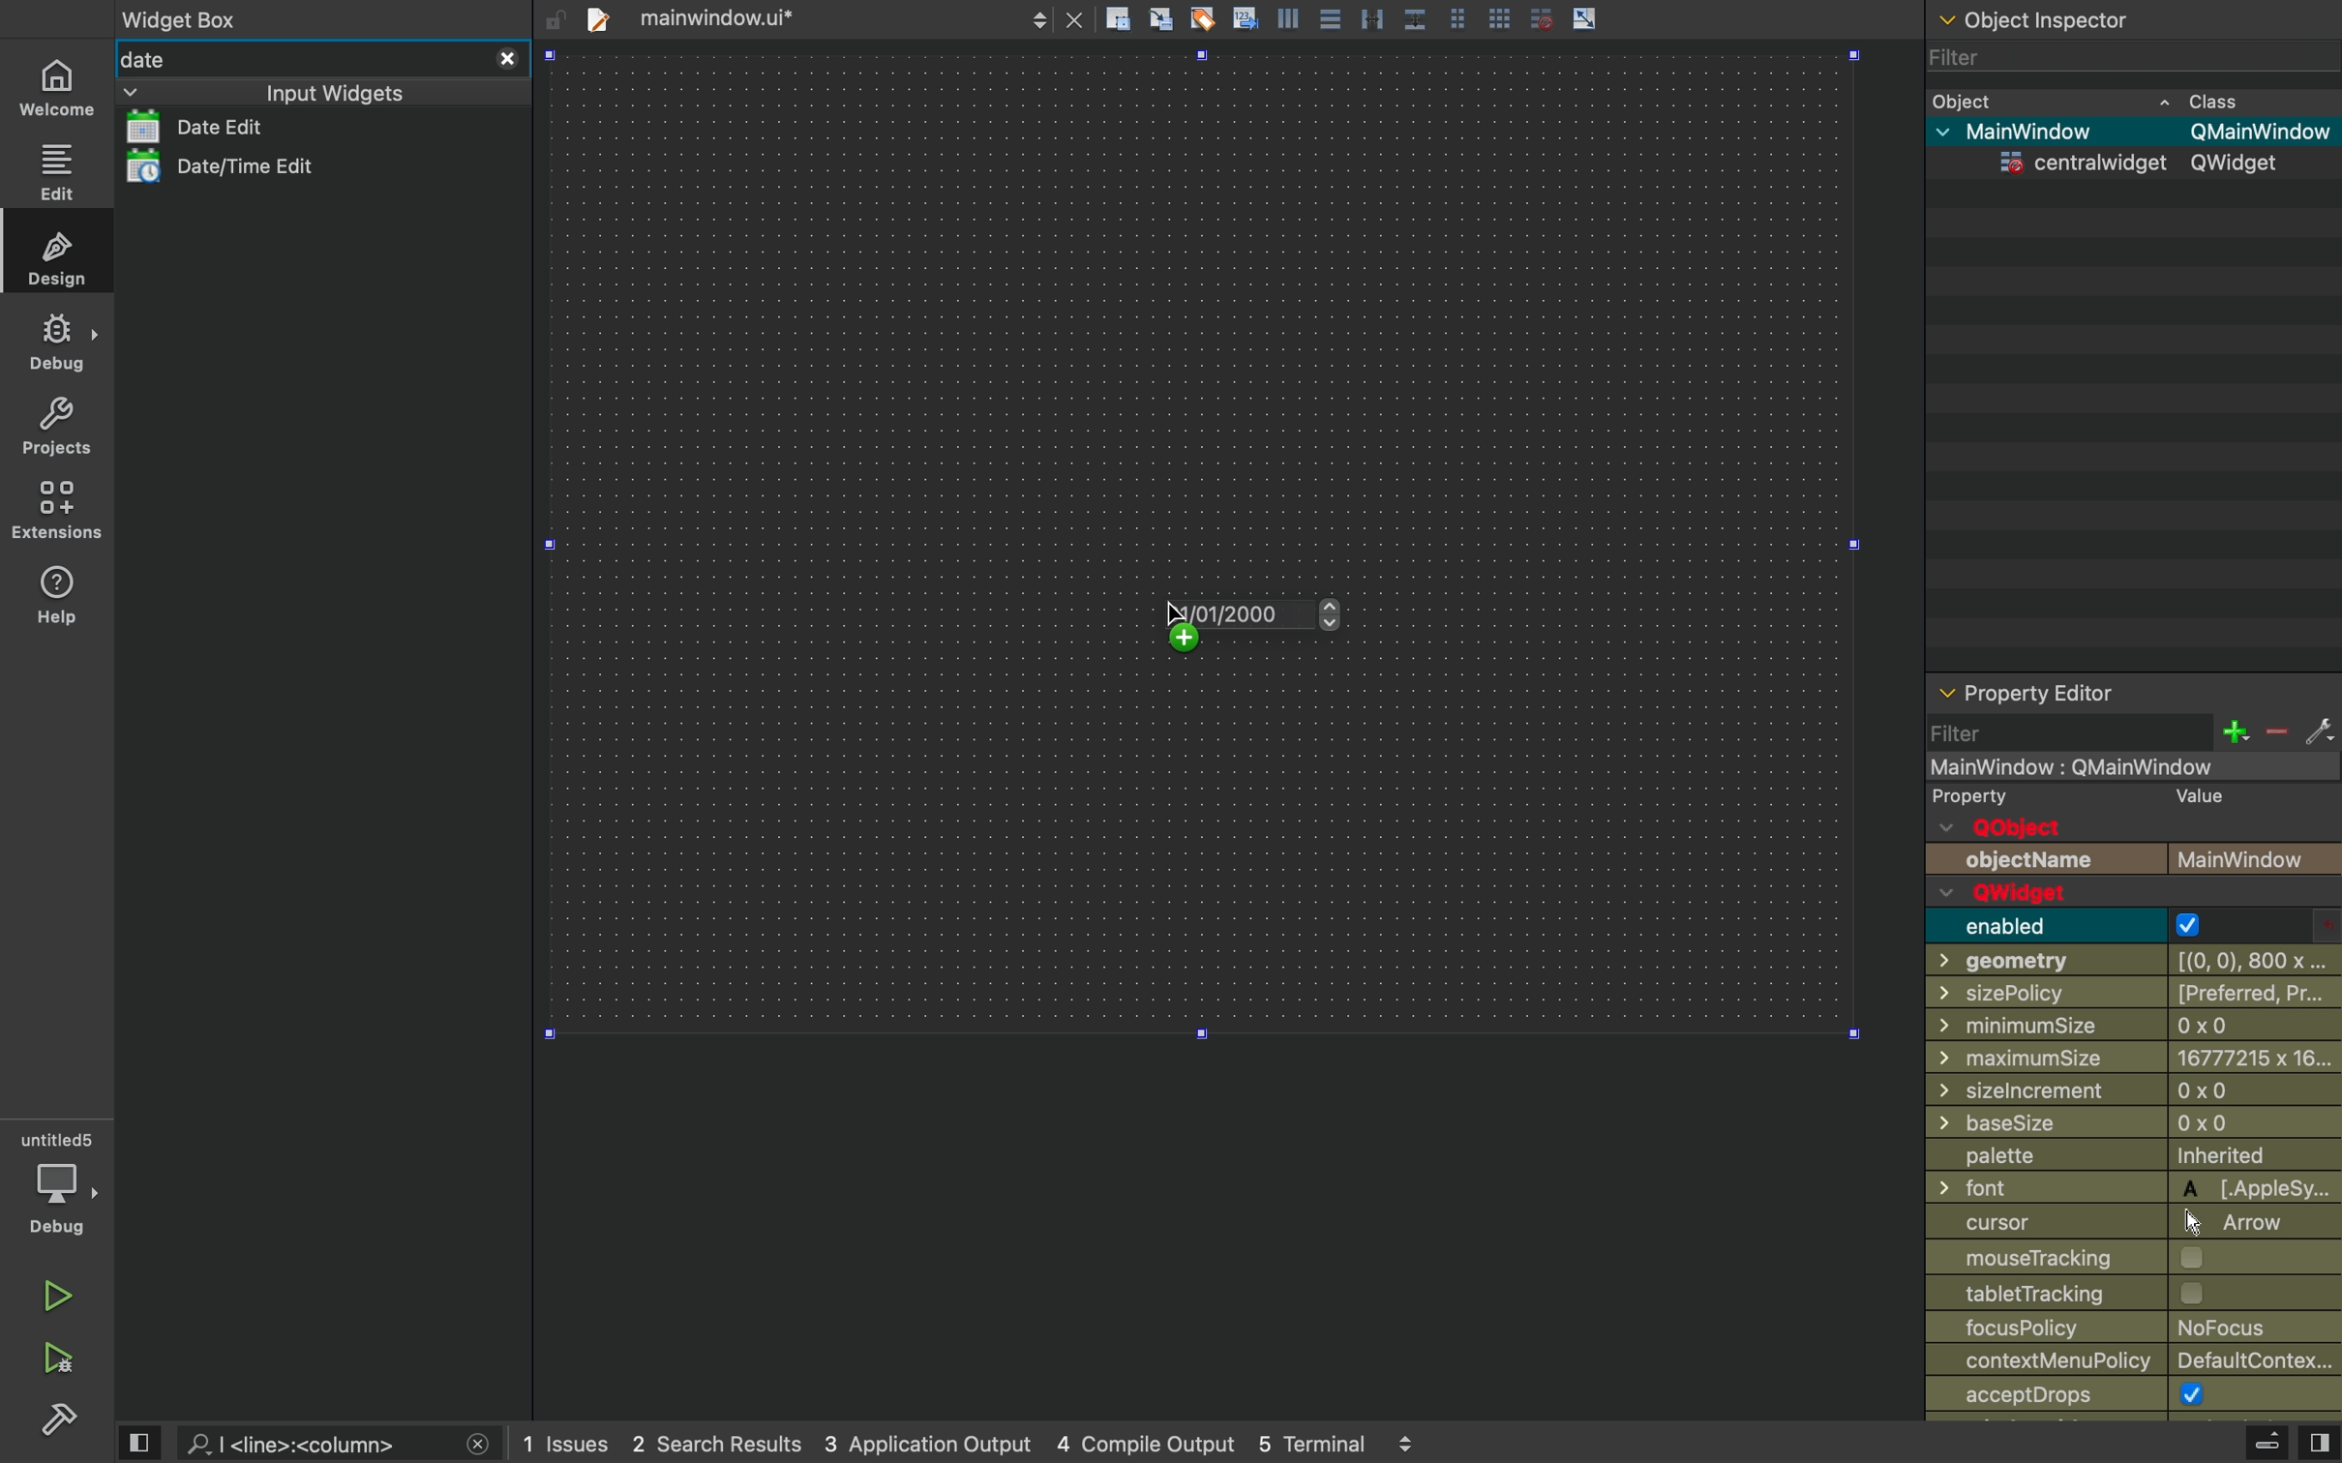 The height and width of the screenshot is (1463, 2342). I want to click on home, so click(53, 86).